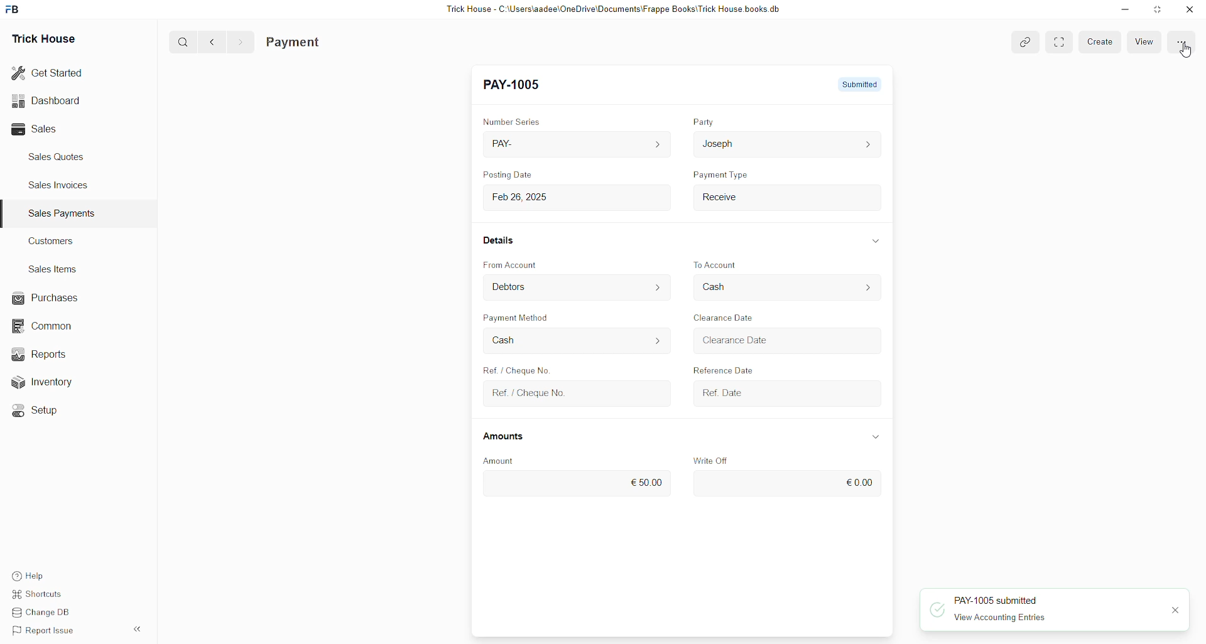  What do you see at coordinates (183, 41) in the screenshot?
I see `Search` at bounding box center [183, 41].